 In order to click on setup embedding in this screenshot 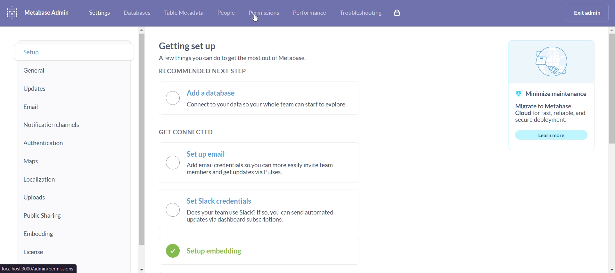, I will do `click(260, 251)`.